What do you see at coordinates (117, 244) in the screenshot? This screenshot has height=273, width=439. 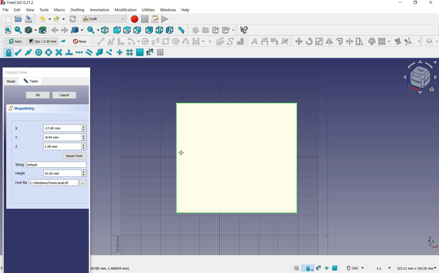 I see `10mm` at bounding box center [117, 244].